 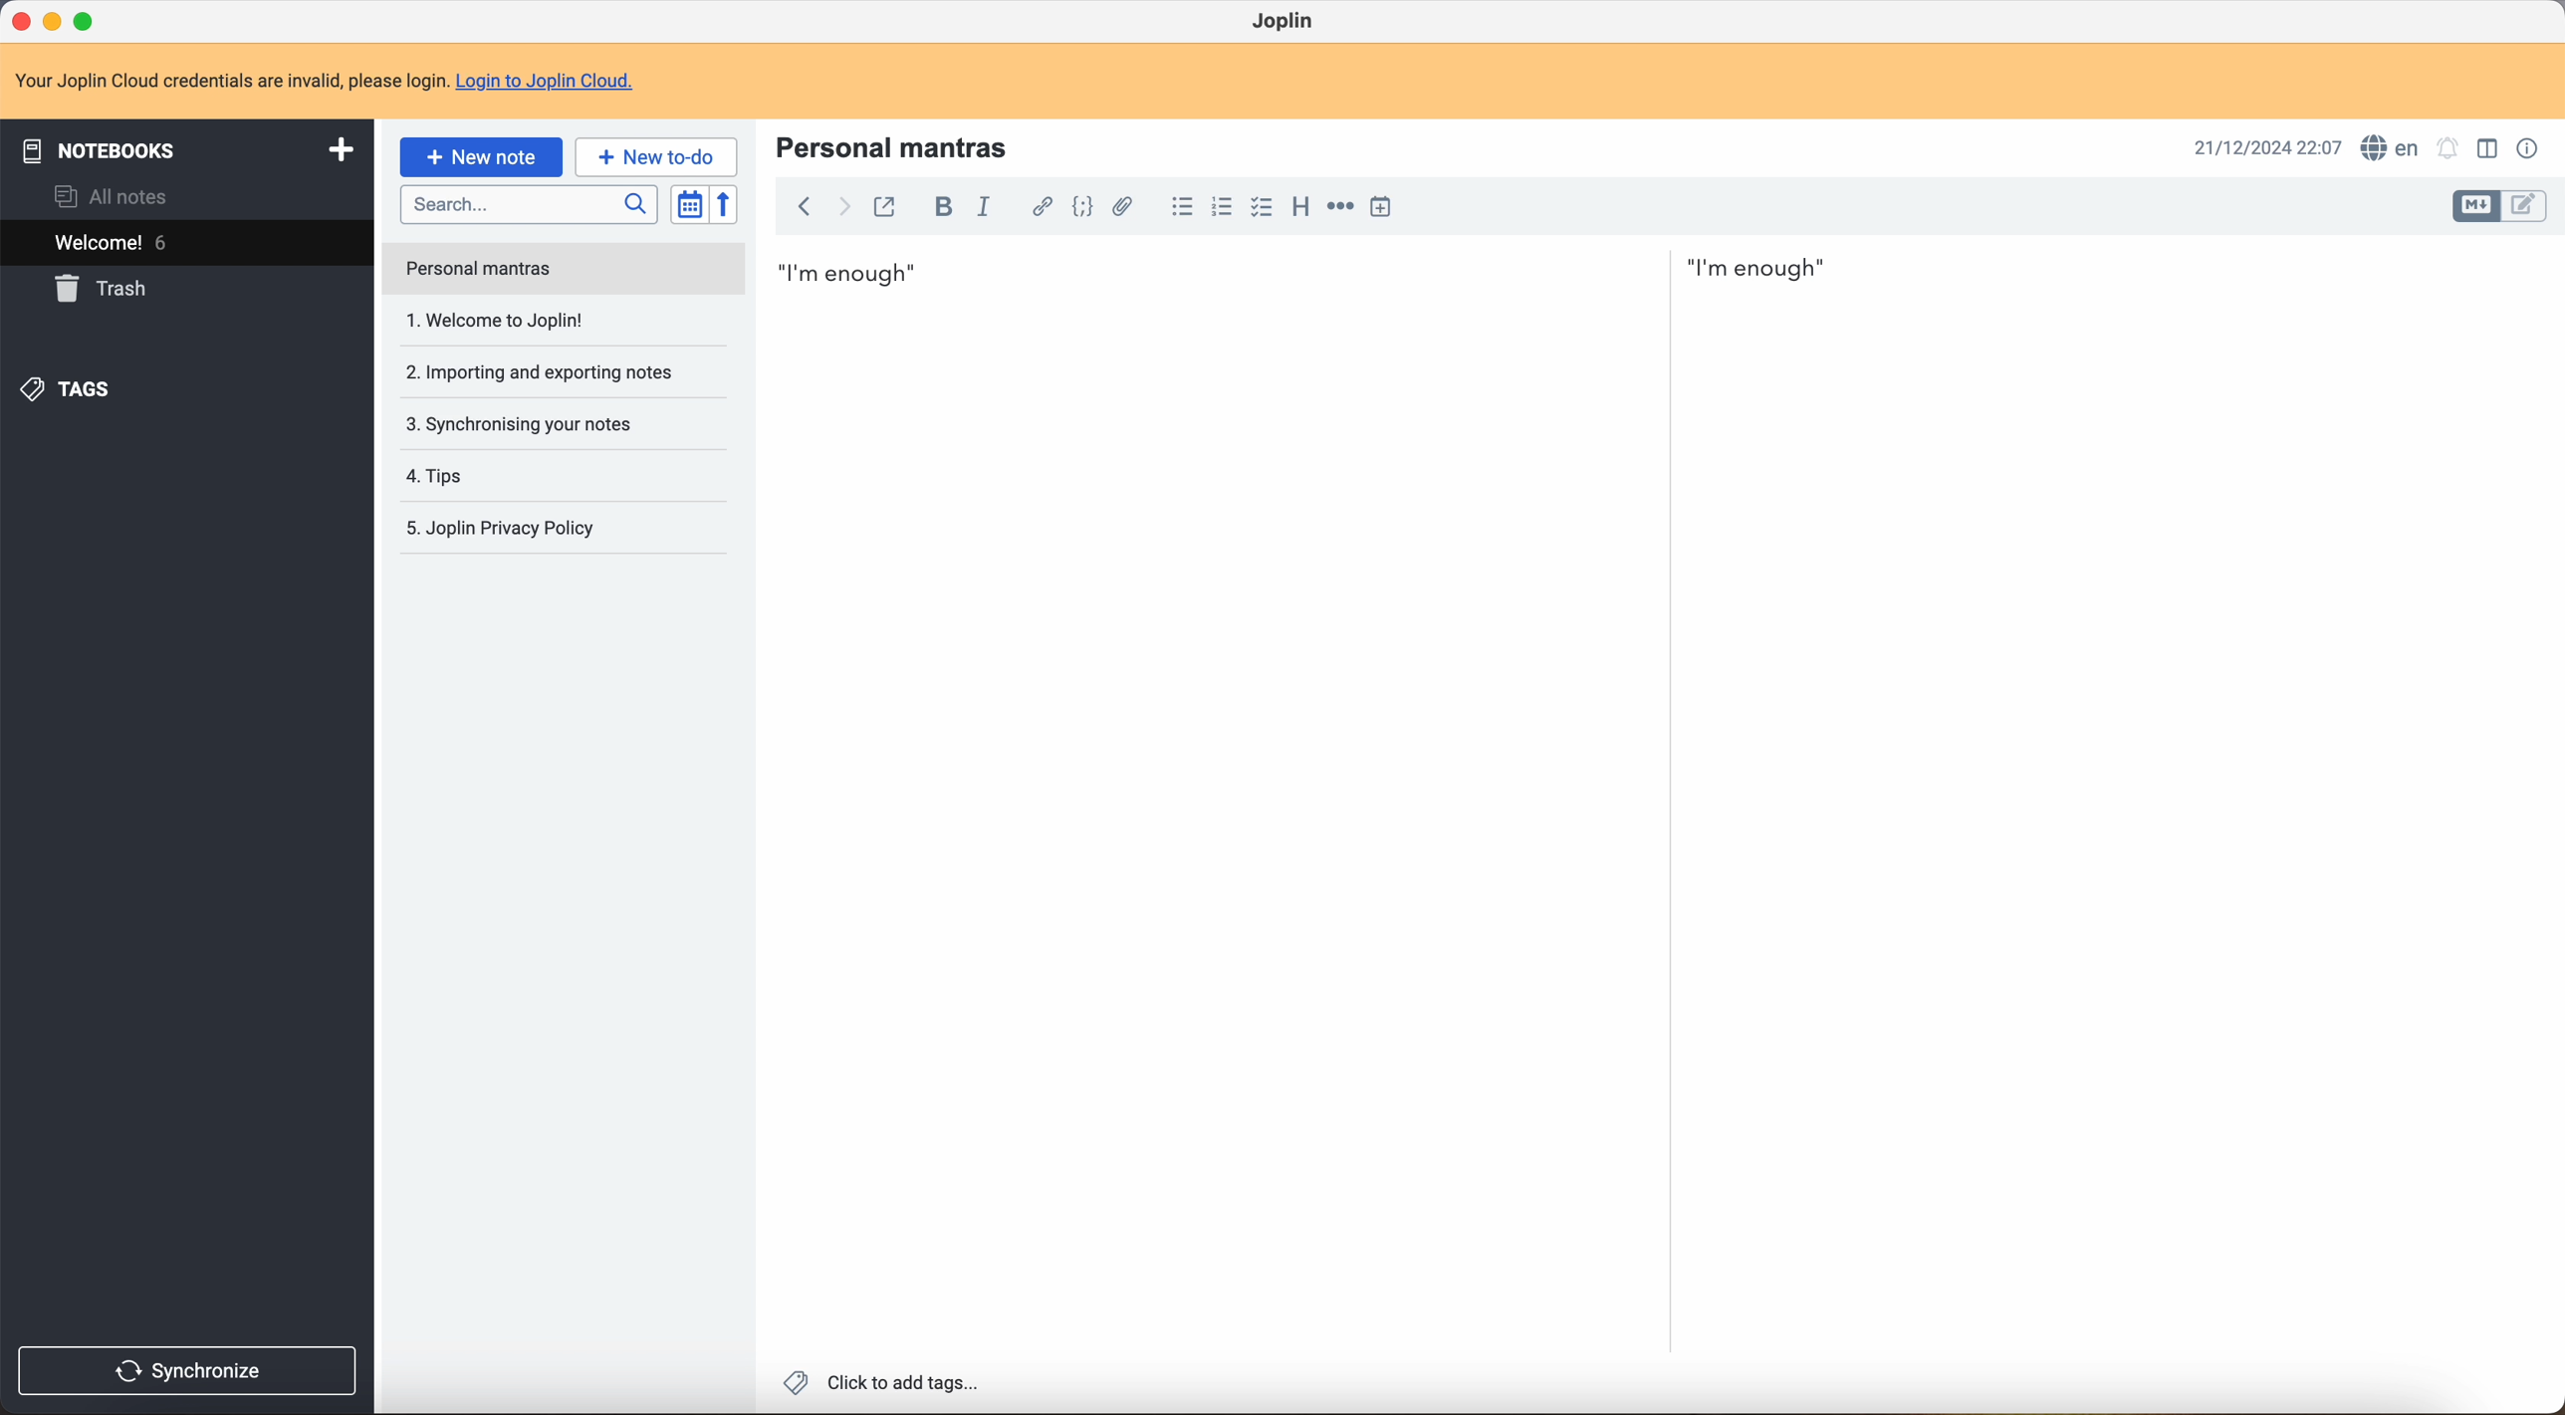 I want to click on search bar, so click(x=531, y=206).